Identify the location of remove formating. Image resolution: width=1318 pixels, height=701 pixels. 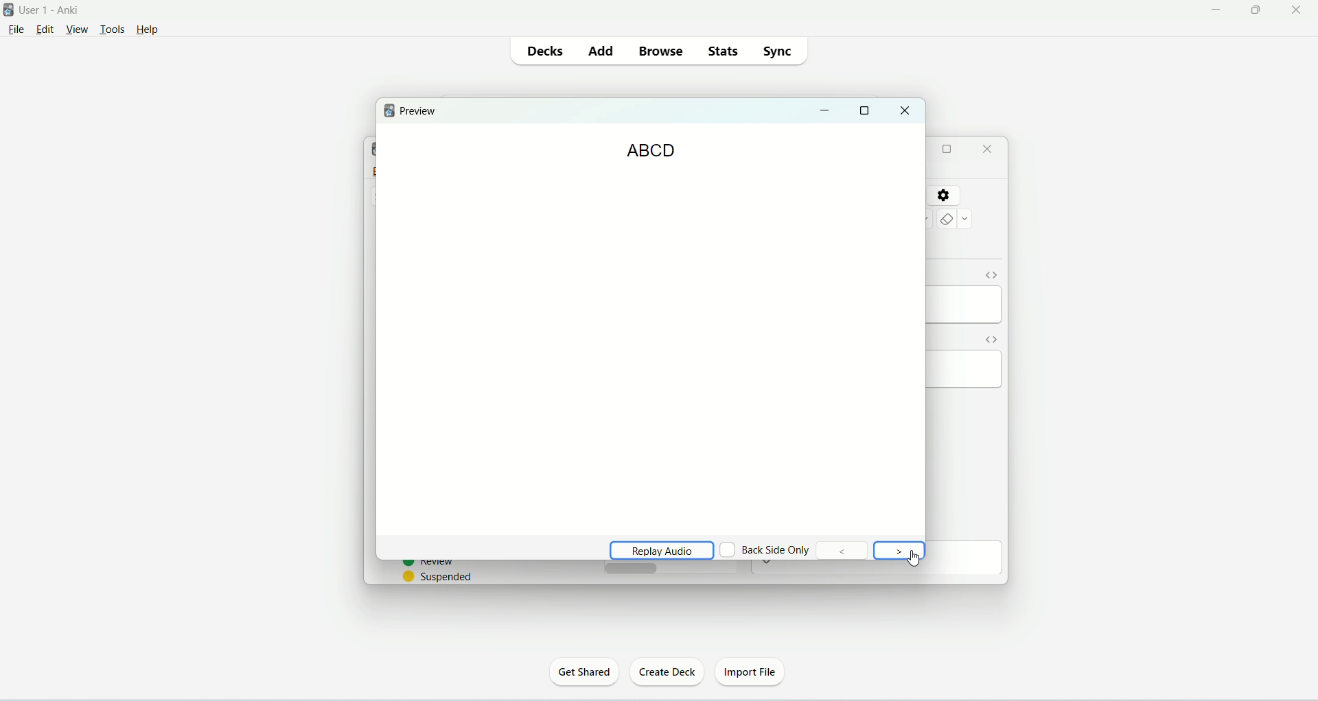
(955, 219).